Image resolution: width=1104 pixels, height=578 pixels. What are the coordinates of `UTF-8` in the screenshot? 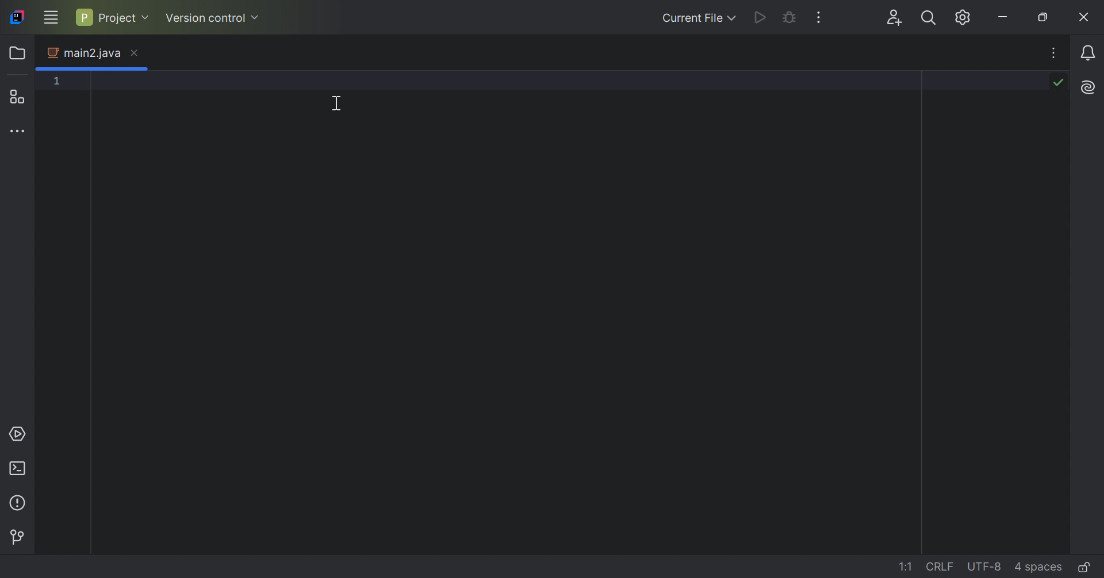 It's located at (987, 567).